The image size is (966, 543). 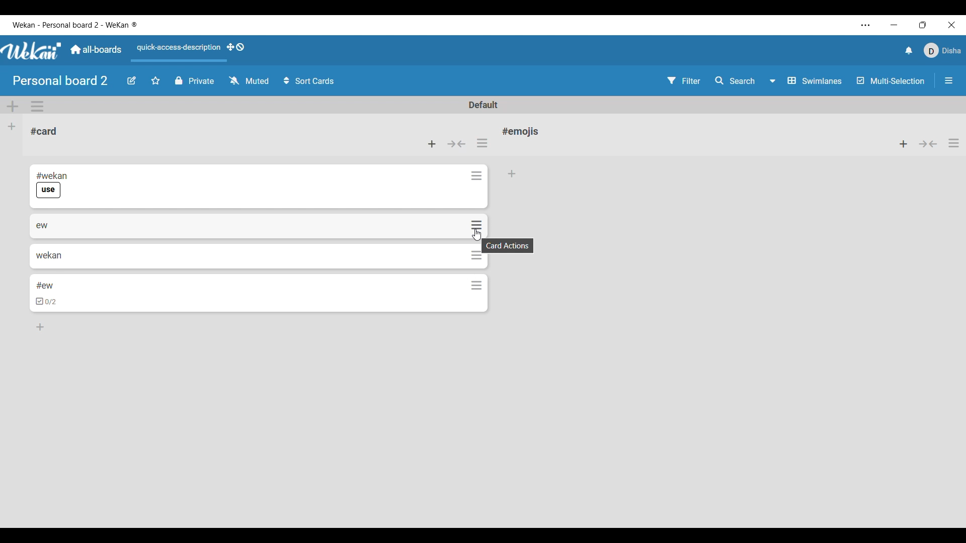 I want to click on Cursor clicking in another card, so click(x=476, y=234).